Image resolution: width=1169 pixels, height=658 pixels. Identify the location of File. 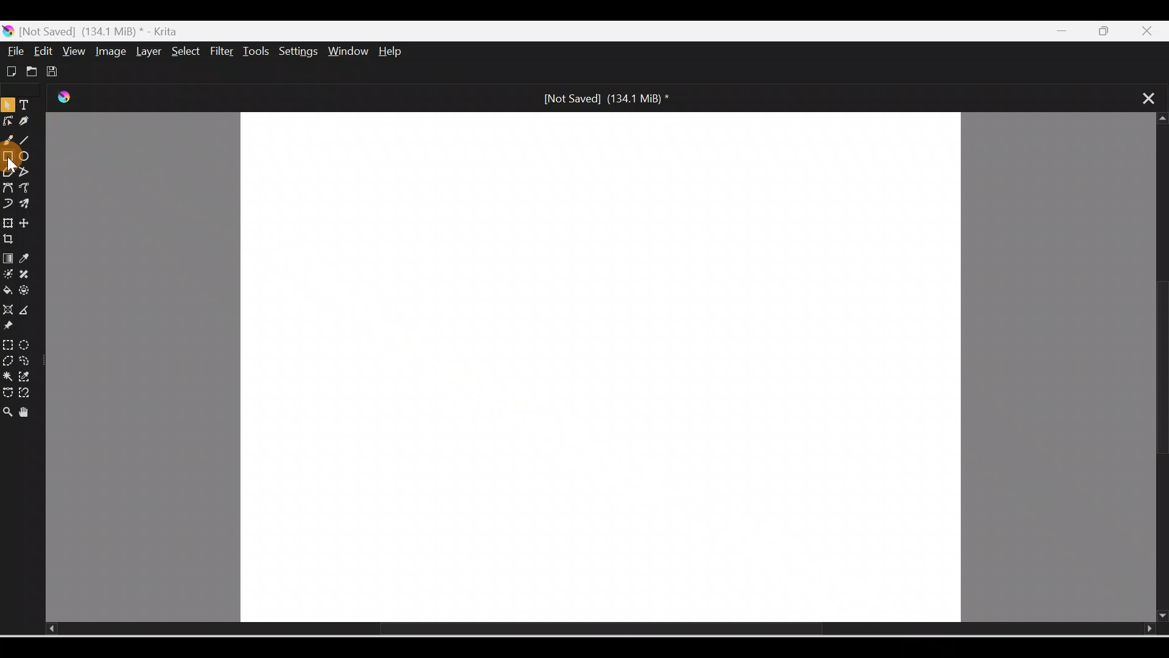
(16, 51).